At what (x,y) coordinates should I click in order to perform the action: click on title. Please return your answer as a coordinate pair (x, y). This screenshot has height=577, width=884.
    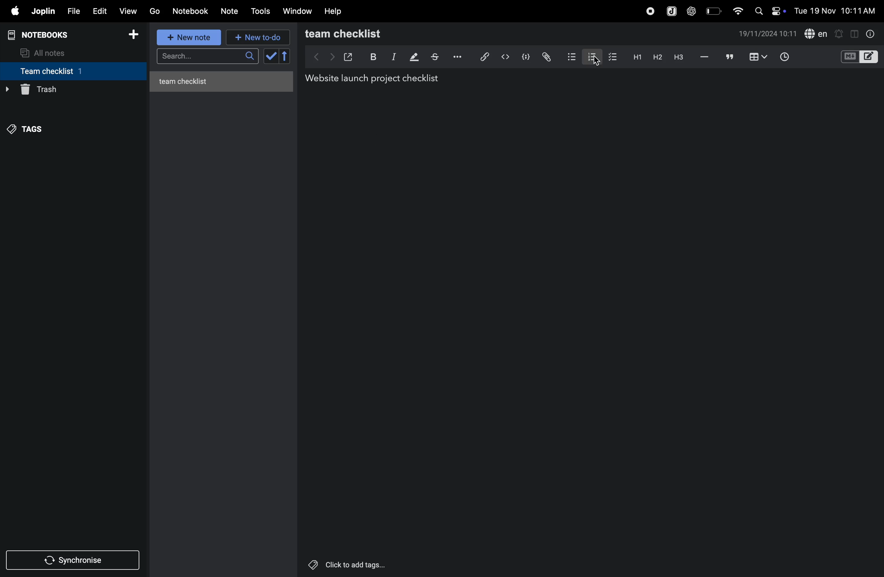
    Looking at the image, I should click on (376, 79).